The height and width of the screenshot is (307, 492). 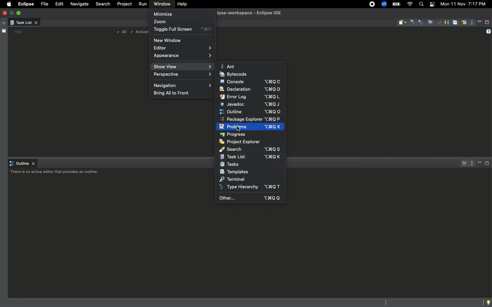 What do you see at coordinates (480, 22) in the screenshot?
I see `Minimize` at bounding box center [480, 22].